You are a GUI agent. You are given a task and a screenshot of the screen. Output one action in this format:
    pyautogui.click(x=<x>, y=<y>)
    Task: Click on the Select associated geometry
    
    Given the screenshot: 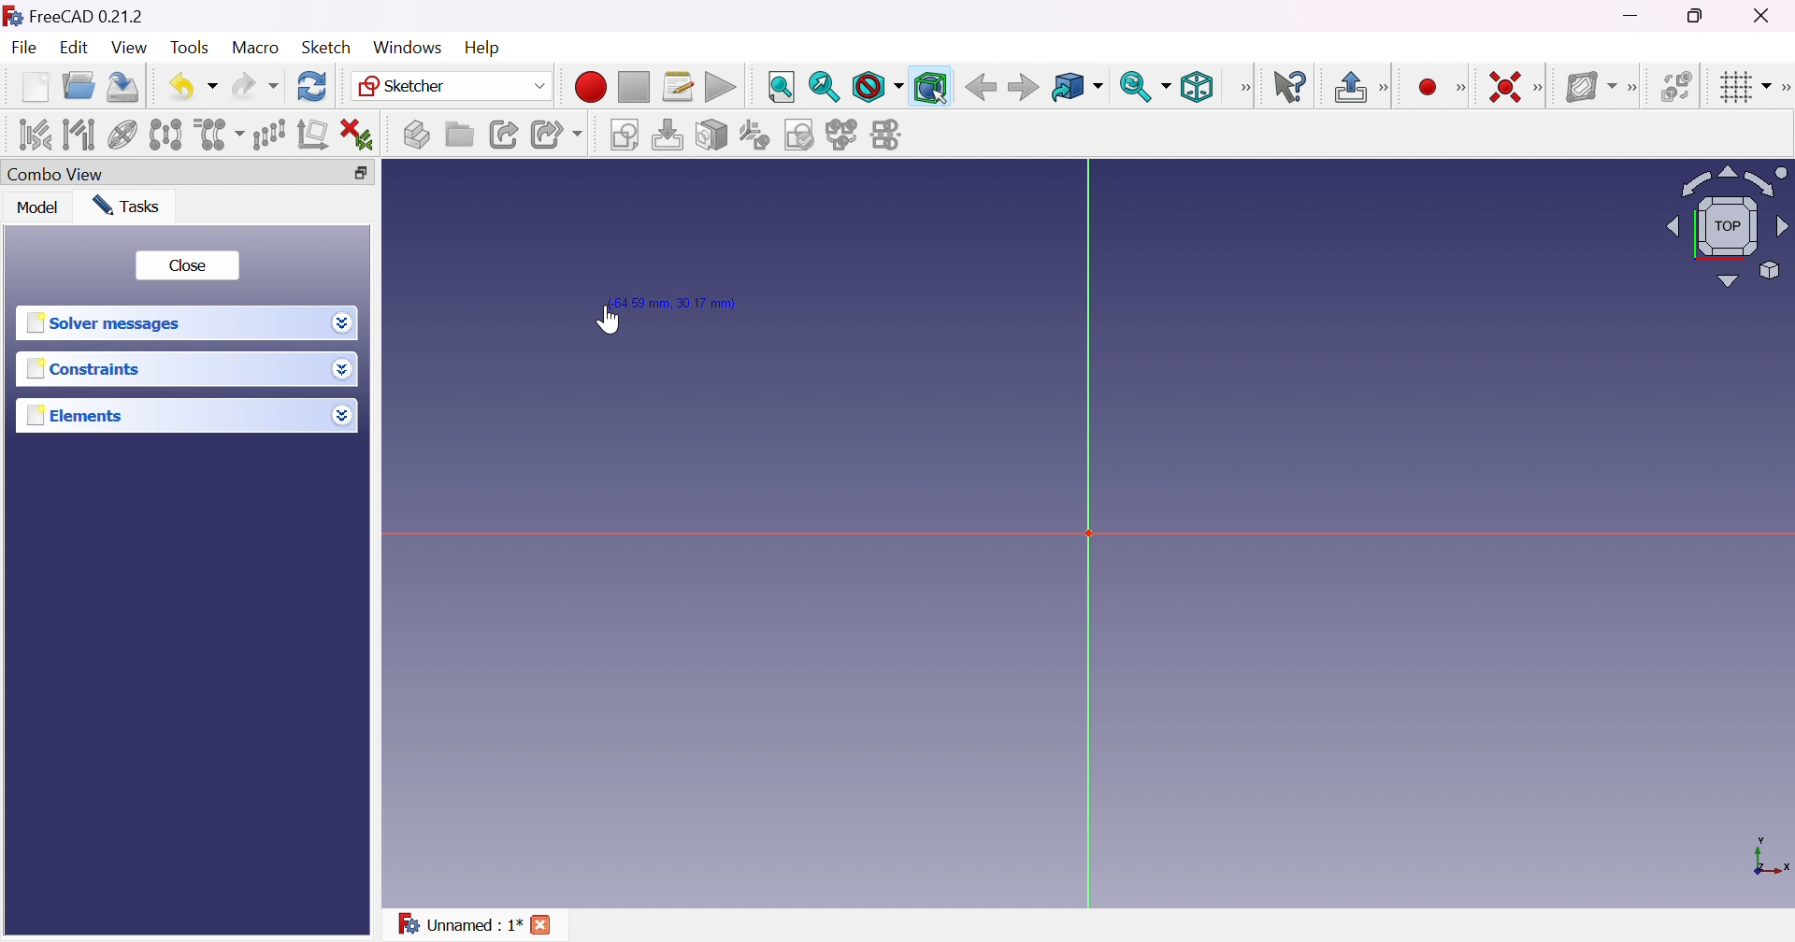 What is the action you would take?
    pyautogui.click(x=78, y=135)
    